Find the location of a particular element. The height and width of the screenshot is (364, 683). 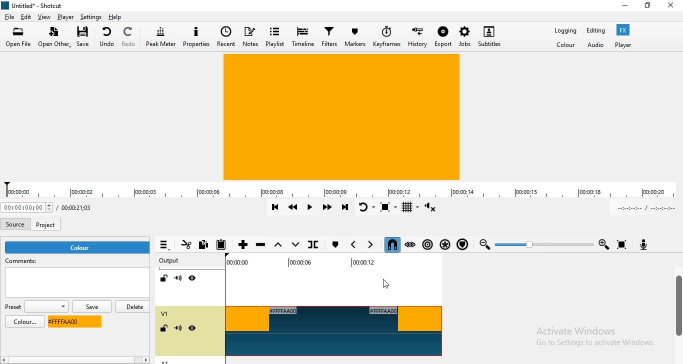

cursor is located at coordinates (391, 284).